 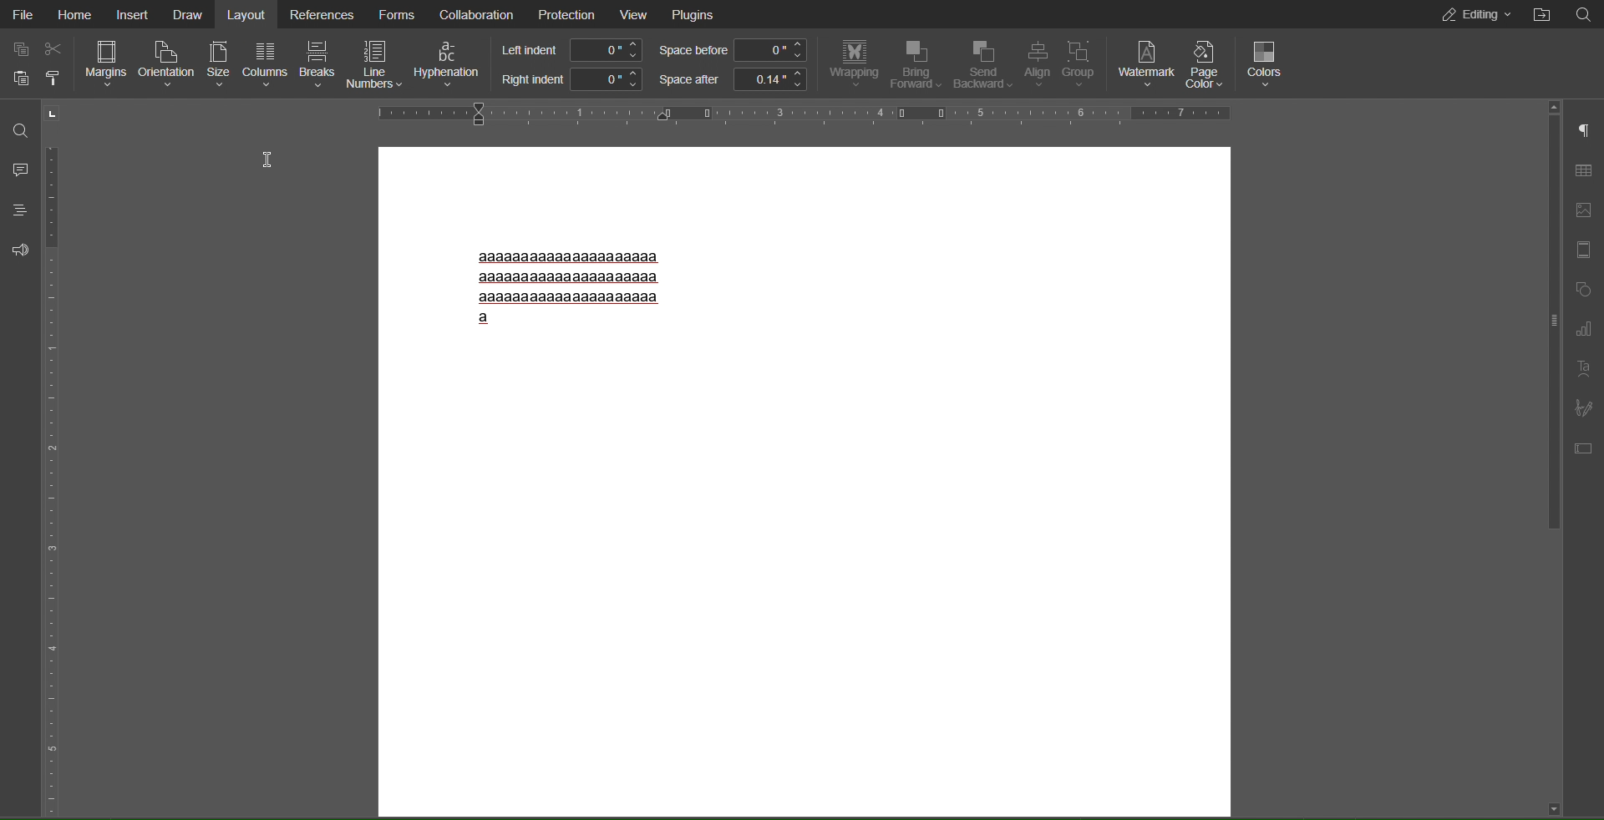 I want to click on Header/Footer, so click(x=1585, y=250).